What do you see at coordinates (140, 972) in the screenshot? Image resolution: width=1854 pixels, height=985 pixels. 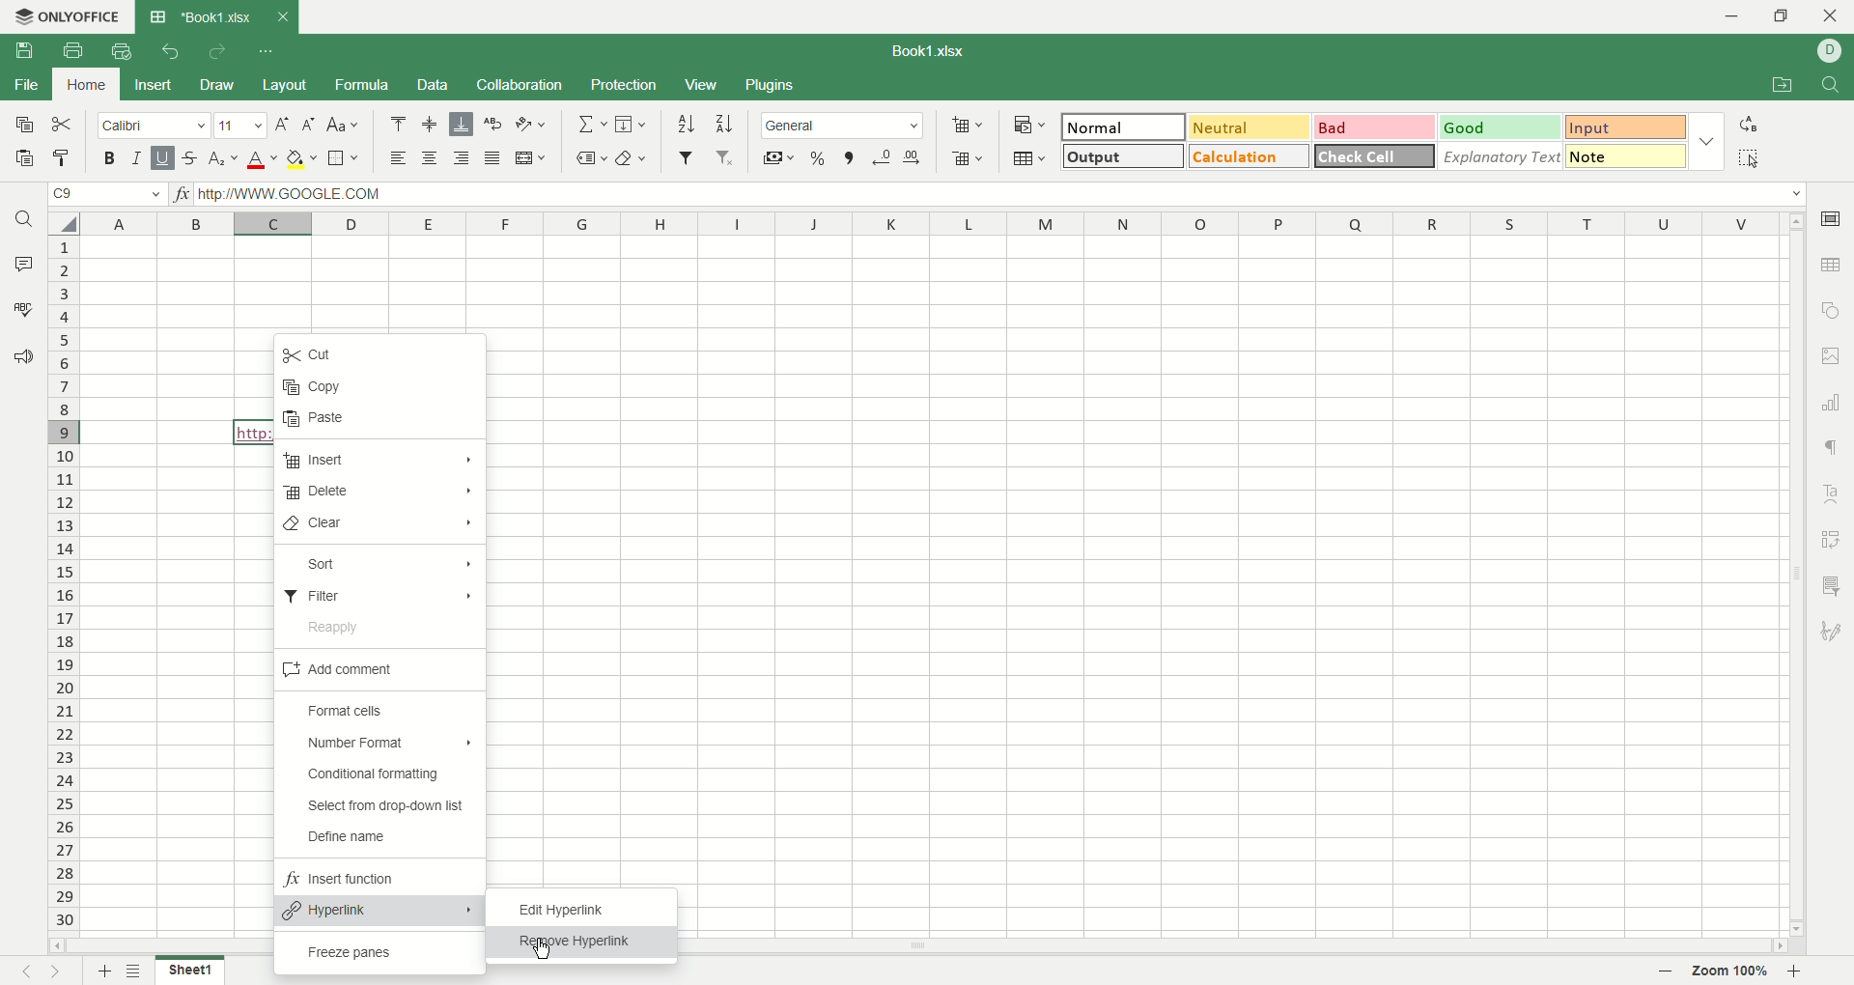 I see `sheet list` at bounding box center [140, 972].